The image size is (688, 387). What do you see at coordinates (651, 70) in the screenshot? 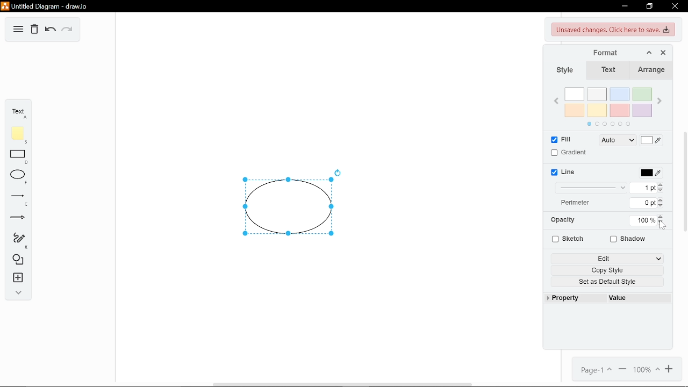
I see `Arrnage` at bounding box center [651, 70].